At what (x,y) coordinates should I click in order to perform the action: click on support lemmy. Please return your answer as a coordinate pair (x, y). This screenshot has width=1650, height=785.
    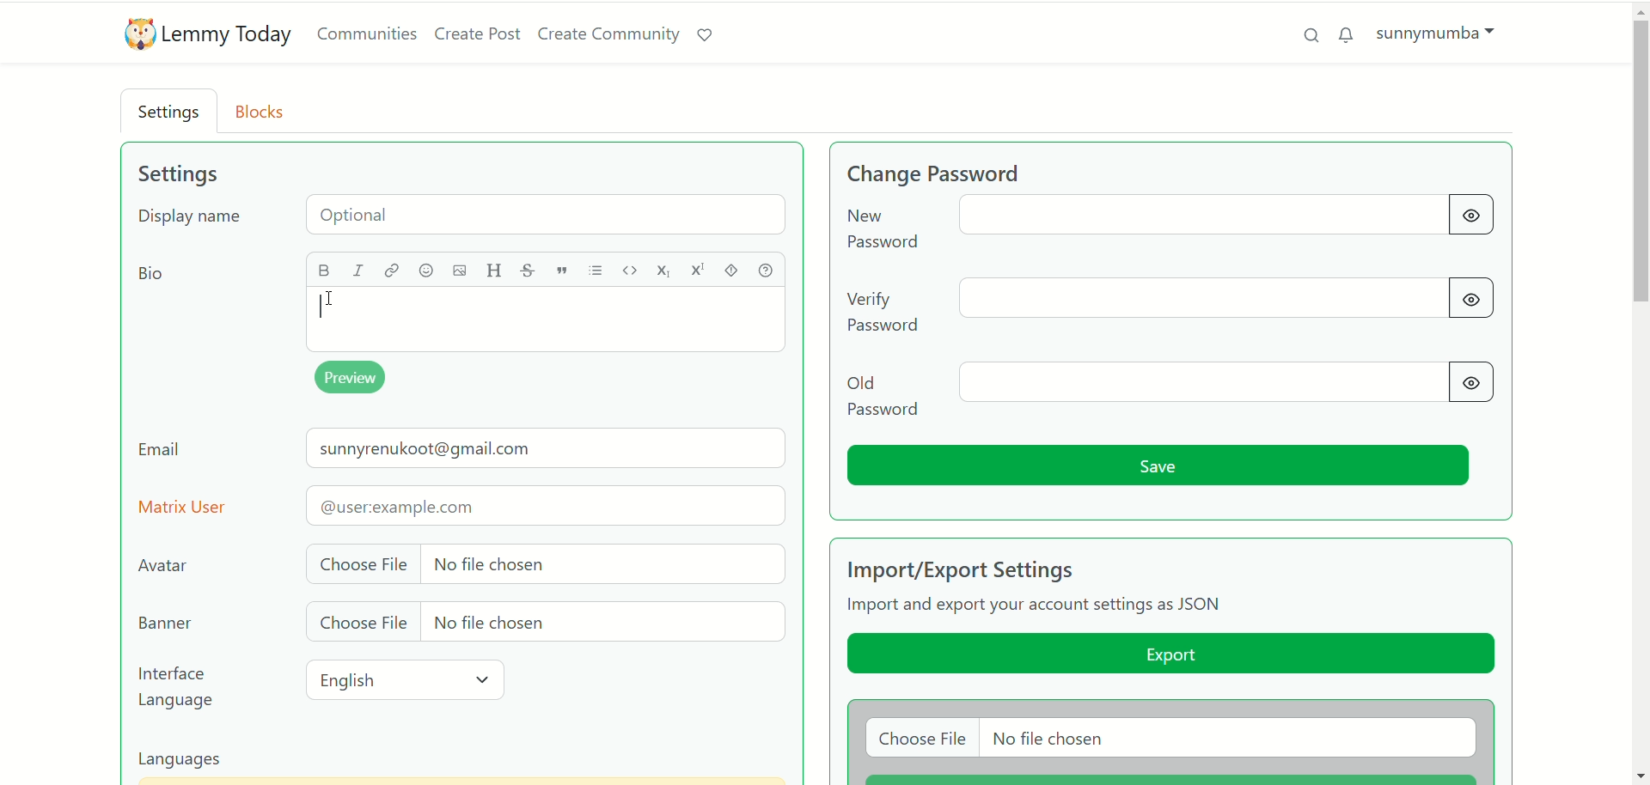
    Looking at the image, I should click on (711, 36).